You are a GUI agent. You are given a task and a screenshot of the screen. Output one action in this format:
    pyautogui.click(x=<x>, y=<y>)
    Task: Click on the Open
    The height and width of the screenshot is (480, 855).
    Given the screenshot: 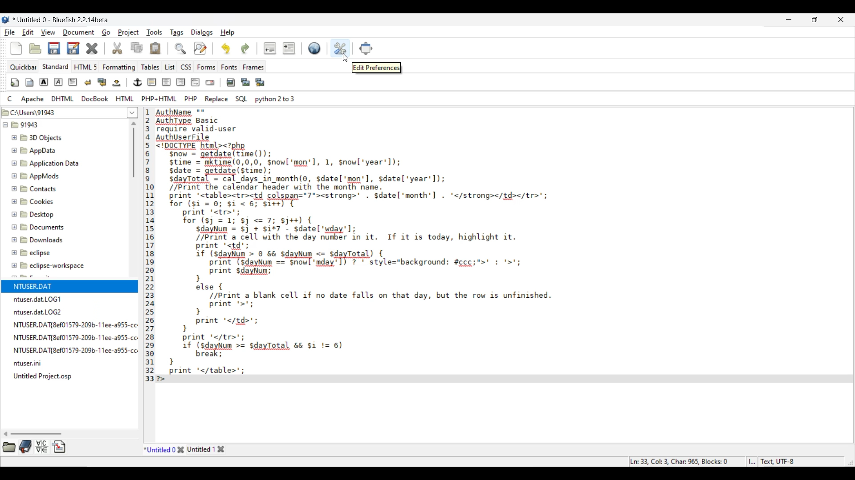 What is the action you would take?
    pyautogui.click(x=36, y=48)
    